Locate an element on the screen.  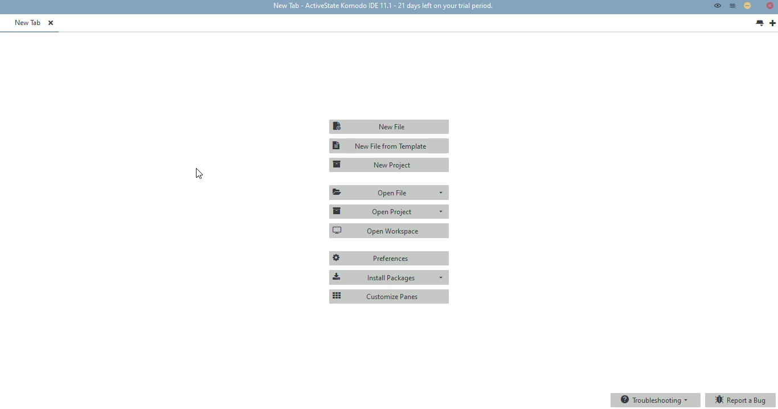
new project is located at coordinates (389, 165).